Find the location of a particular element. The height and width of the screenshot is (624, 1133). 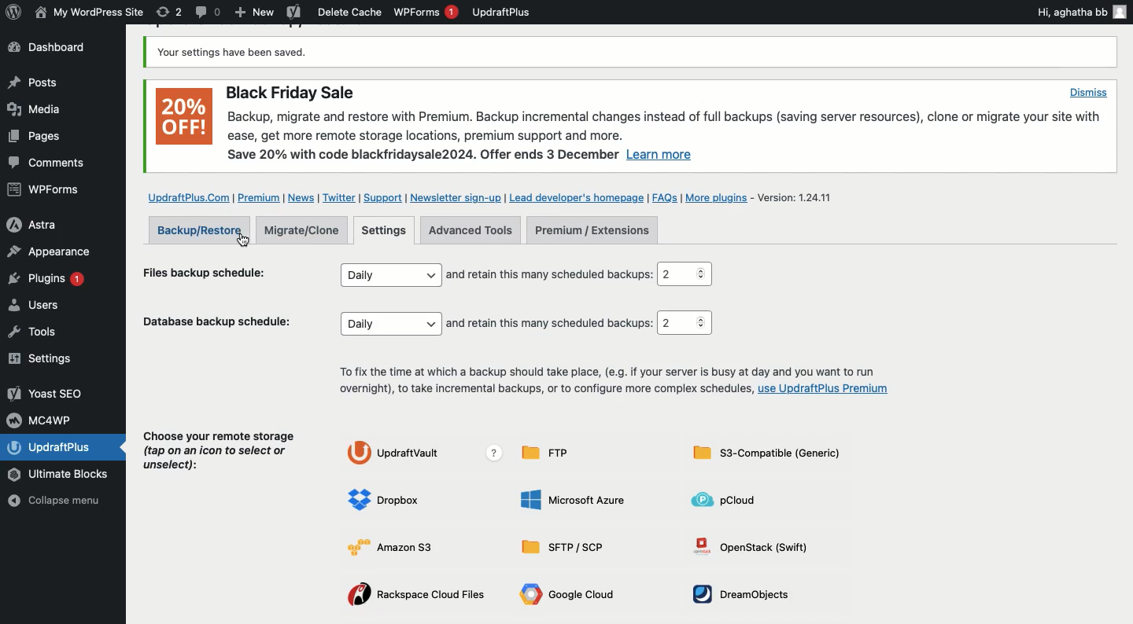

Support is located at coordinates (382, 197).